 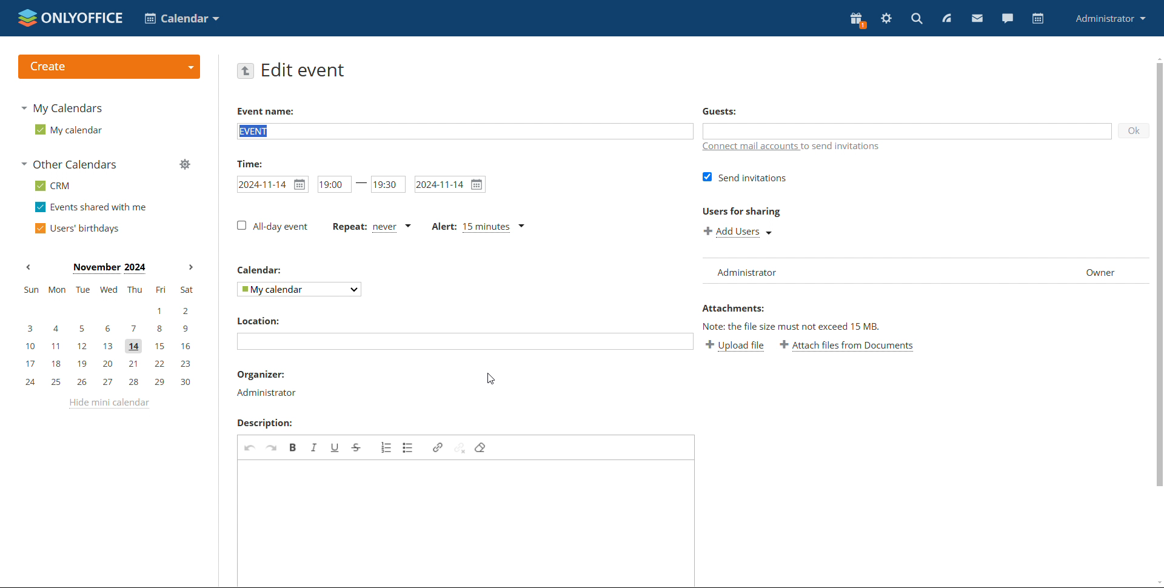 What do you see at coordinates (184, 164) in the screenshot?
I see `manage` at bounding box center [184, 164].